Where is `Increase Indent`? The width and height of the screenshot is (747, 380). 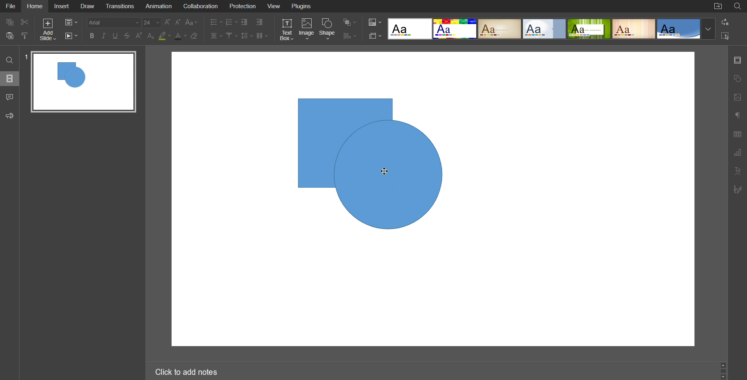
Increase Indent is located at coordinates (260, 22).